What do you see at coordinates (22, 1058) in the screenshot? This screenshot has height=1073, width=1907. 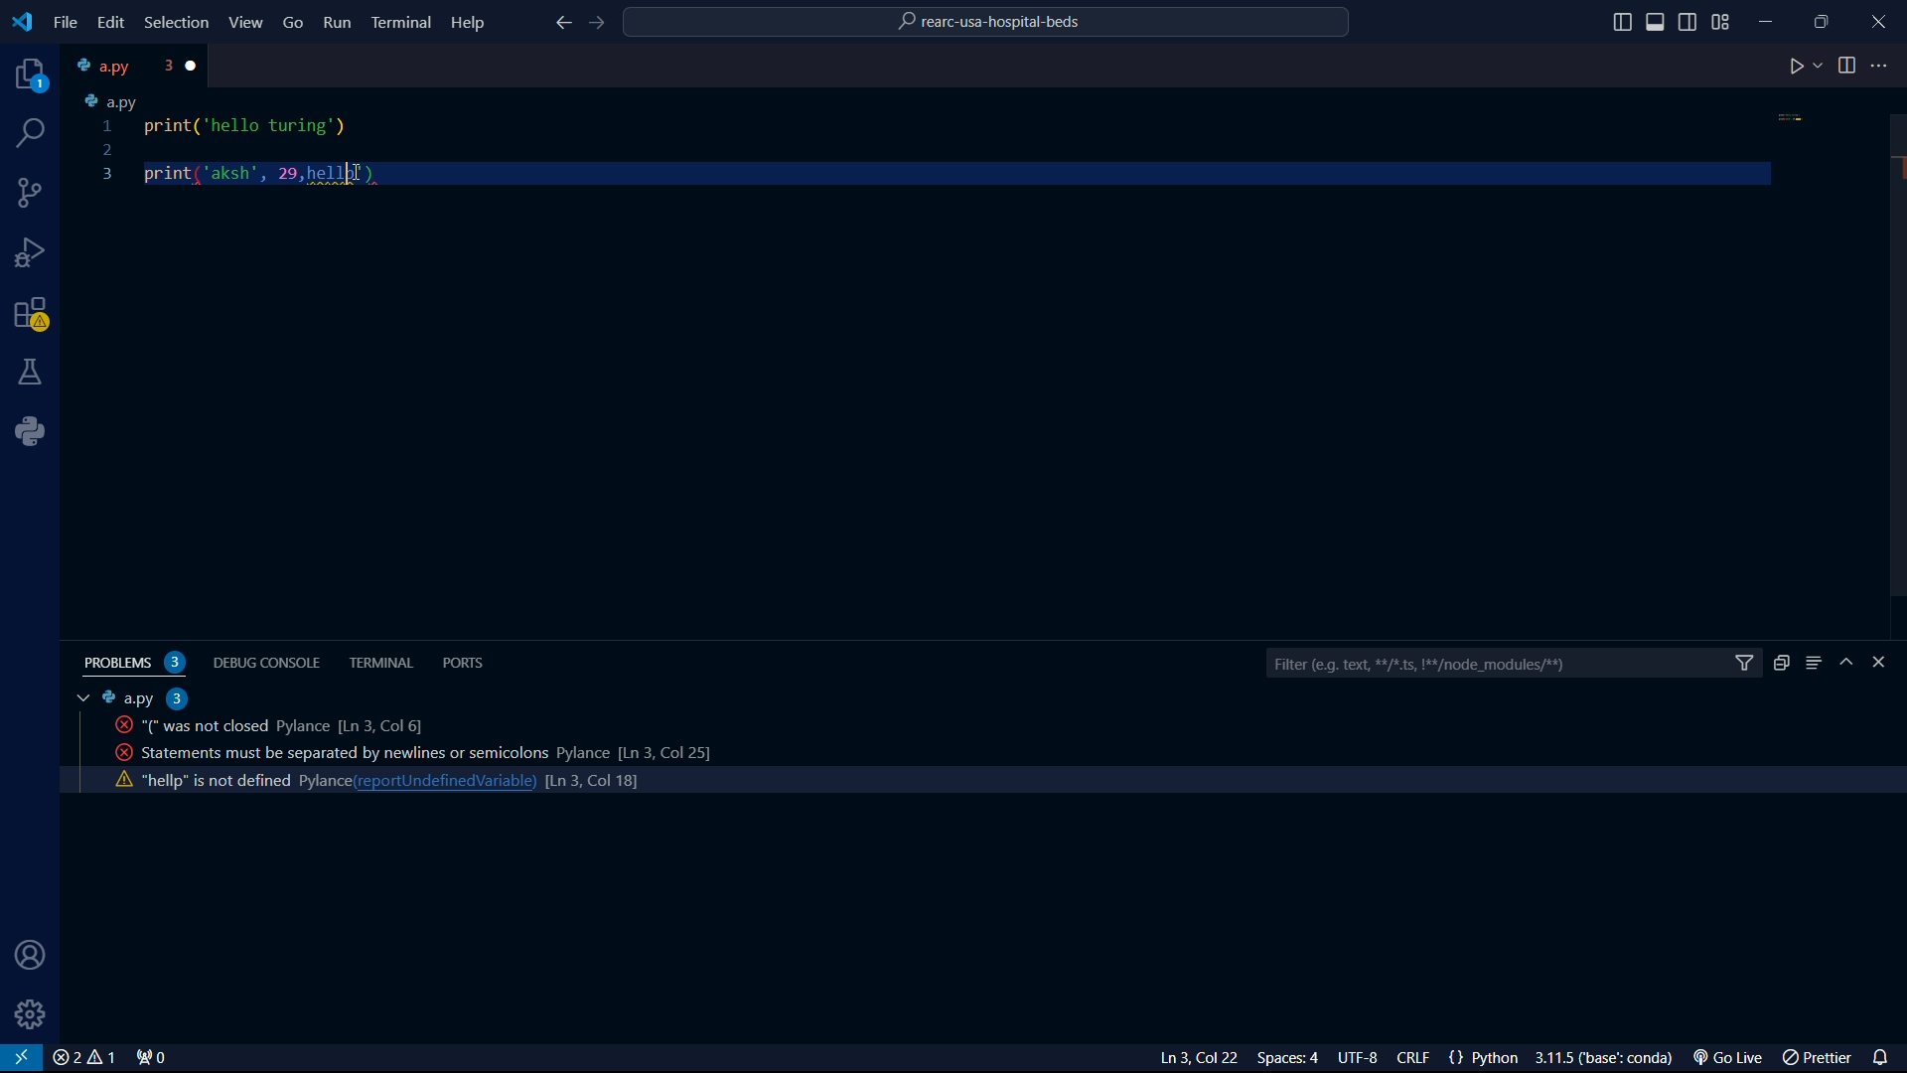 I see `VS` at bounding box center [22, 1058].